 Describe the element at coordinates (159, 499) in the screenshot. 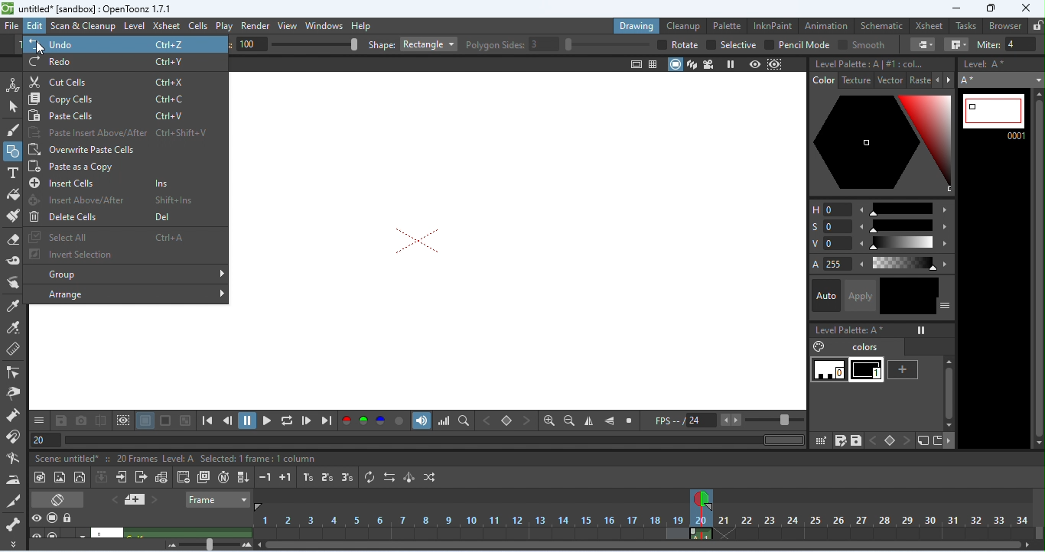

I see `next` at that location.